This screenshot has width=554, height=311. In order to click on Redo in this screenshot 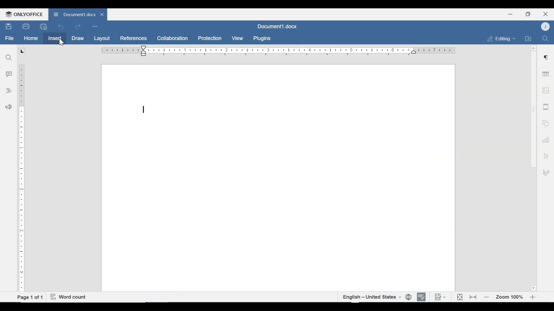, I will do `click(78, 27)`.